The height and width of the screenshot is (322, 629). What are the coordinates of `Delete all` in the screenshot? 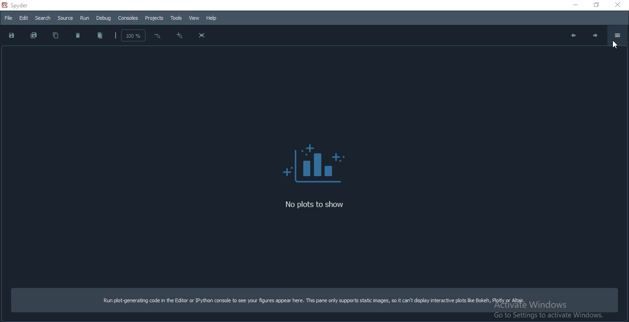 It's located at (99, 36).